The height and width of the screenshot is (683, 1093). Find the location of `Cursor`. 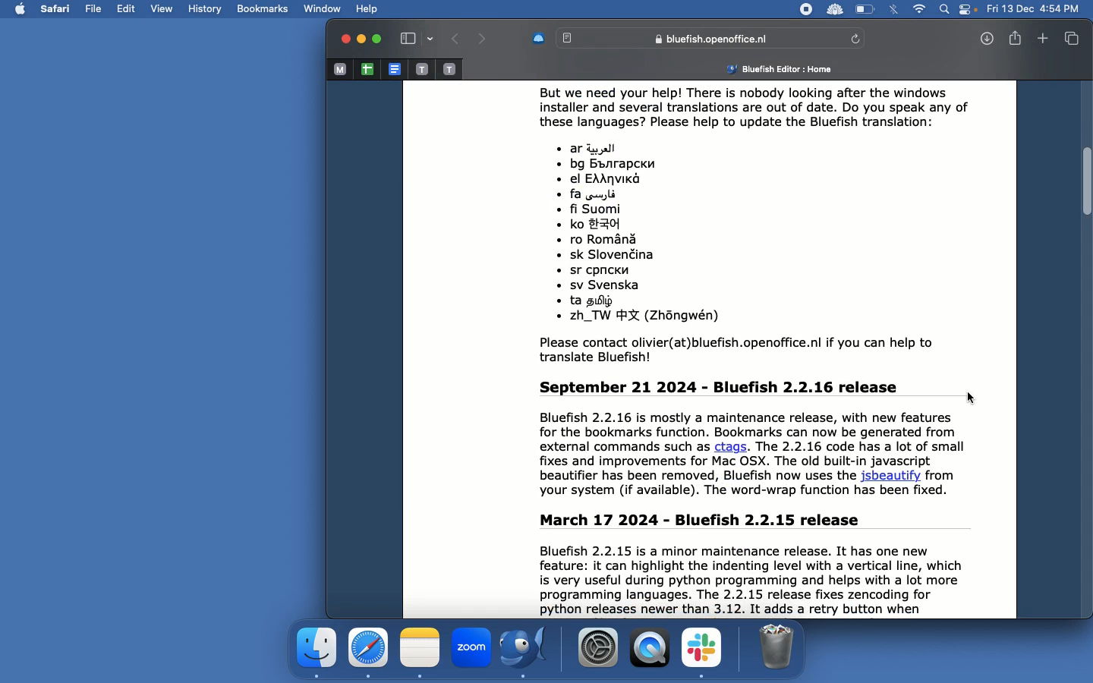

Cursor is located at coordinates (972, 398).